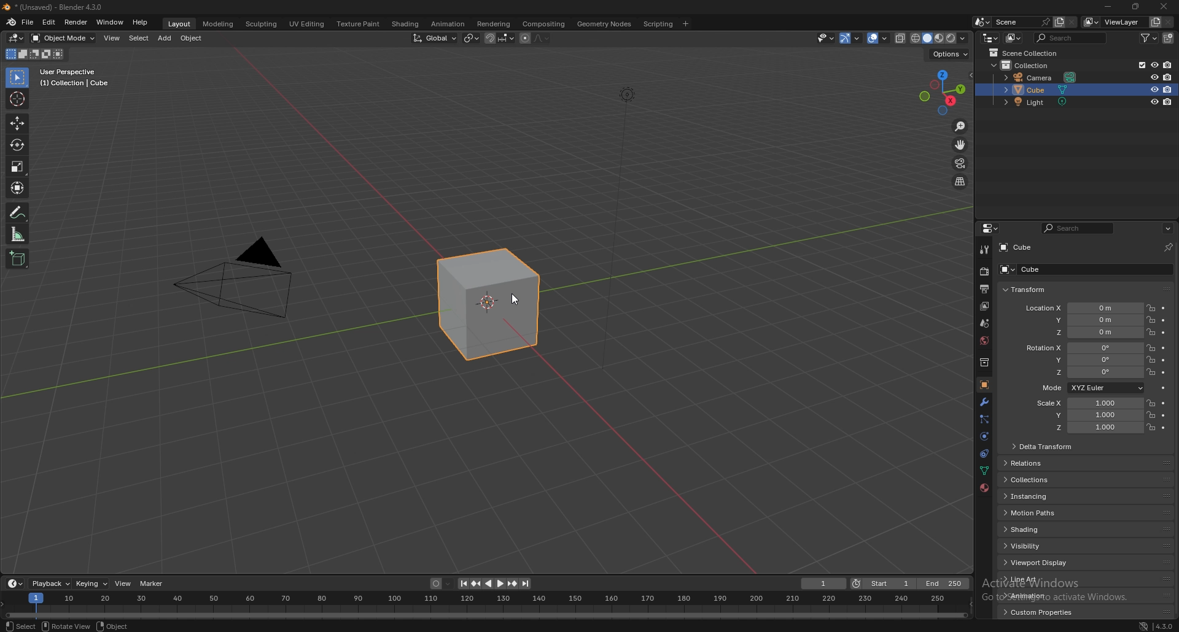 The height and width of the screenshot is (632, 1179). Describe the element at coordinates (685, 24) in the screenshot. I see `add workspace` at that location.